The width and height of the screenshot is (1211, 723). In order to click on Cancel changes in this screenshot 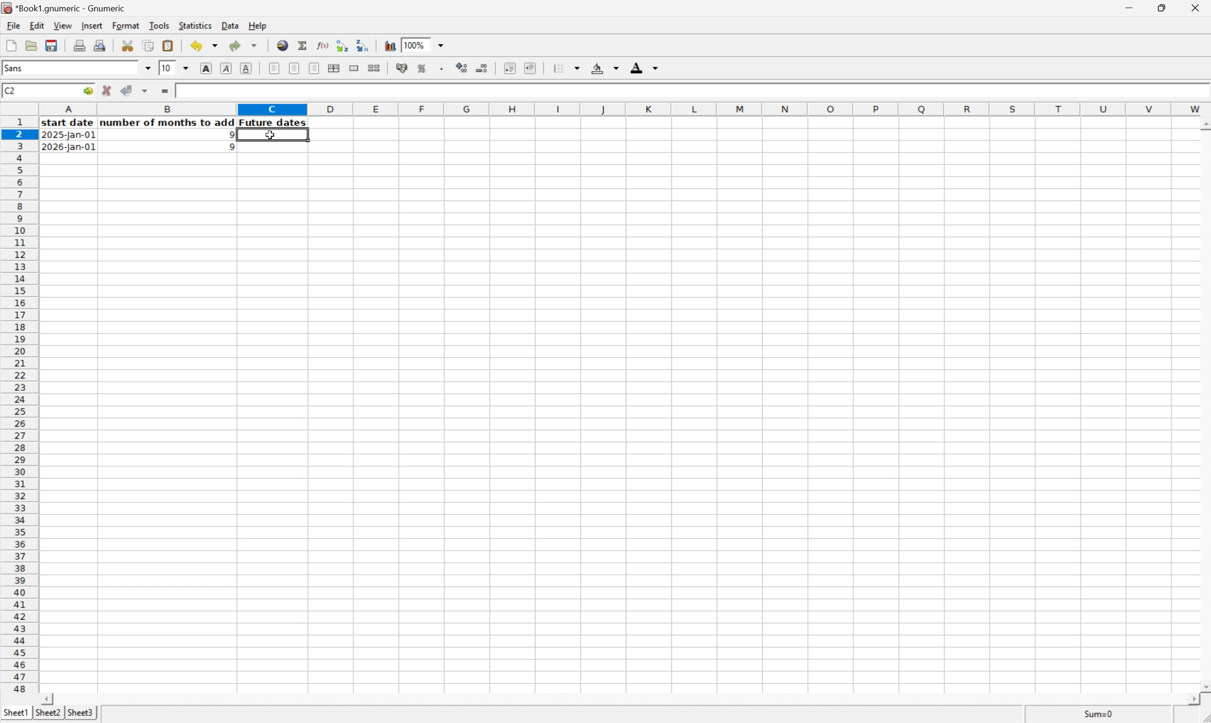, I will do `click(108, 91)`.